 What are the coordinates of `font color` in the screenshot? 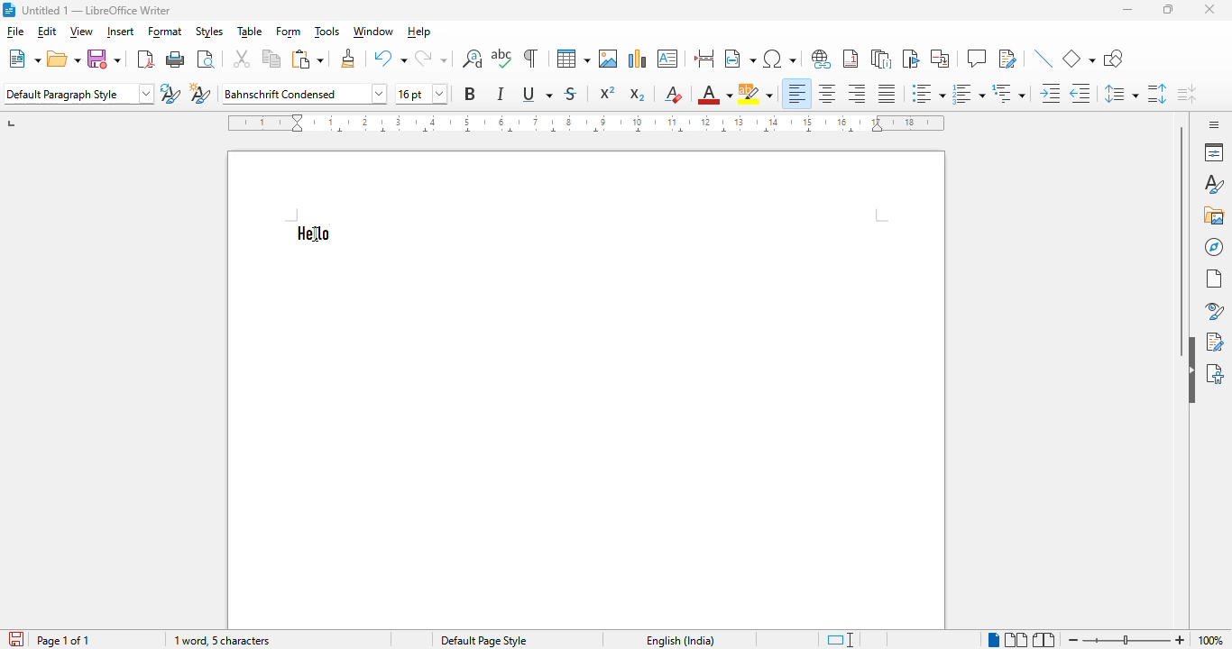 It's located at (715, 94).